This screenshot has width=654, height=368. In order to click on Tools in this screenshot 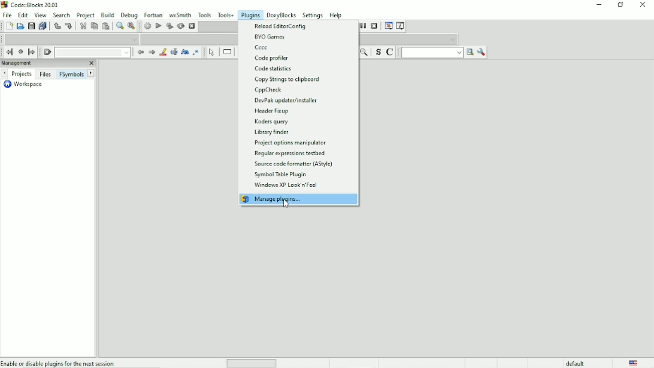, I will do `click(205, 14)`.